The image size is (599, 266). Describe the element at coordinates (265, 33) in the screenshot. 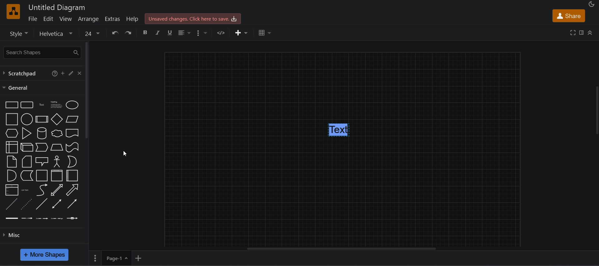

I see `table` at that location.